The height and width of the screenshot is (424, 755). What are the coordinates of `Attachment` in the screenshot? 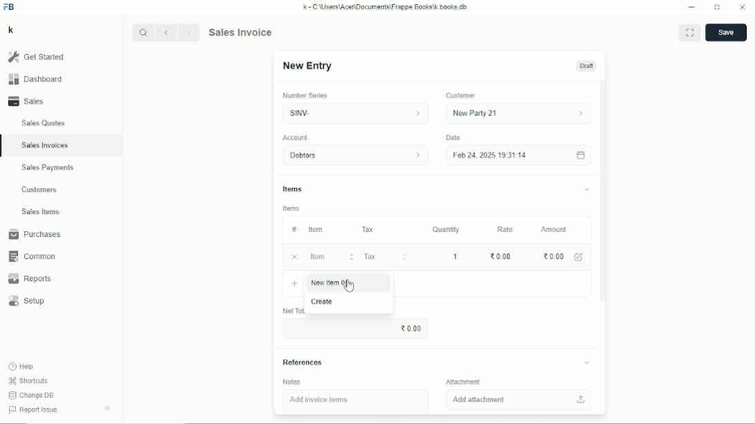 It's located at (464, 381).